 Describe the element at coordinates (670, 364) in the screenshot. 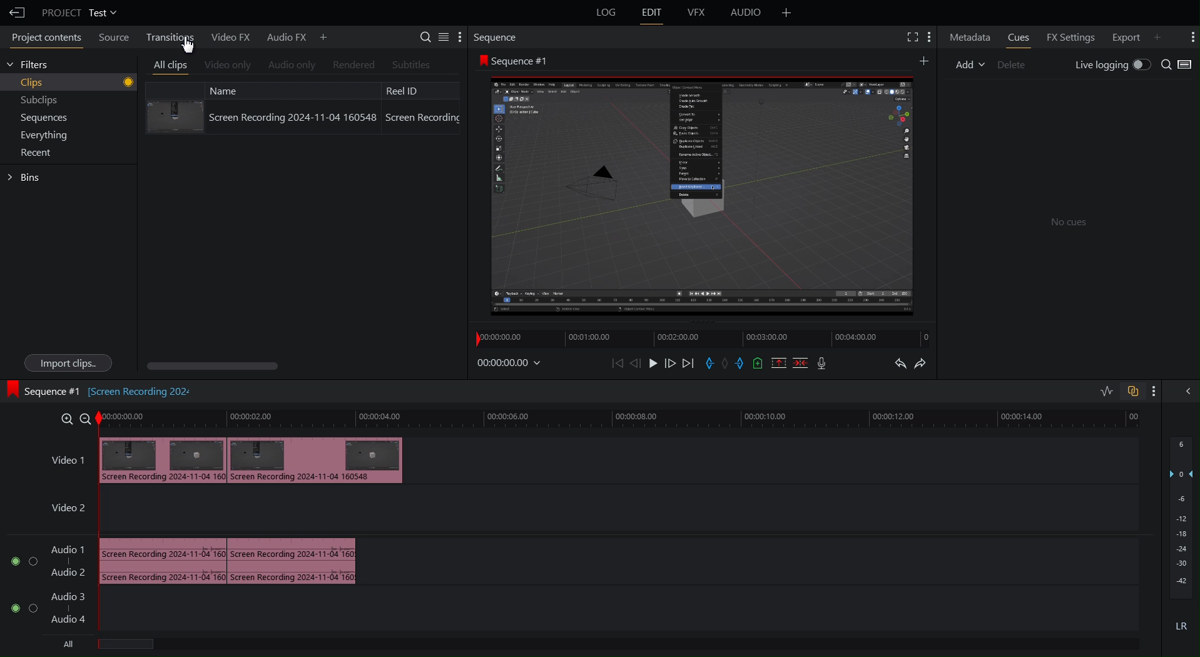

I see `Move Forward` at that location.